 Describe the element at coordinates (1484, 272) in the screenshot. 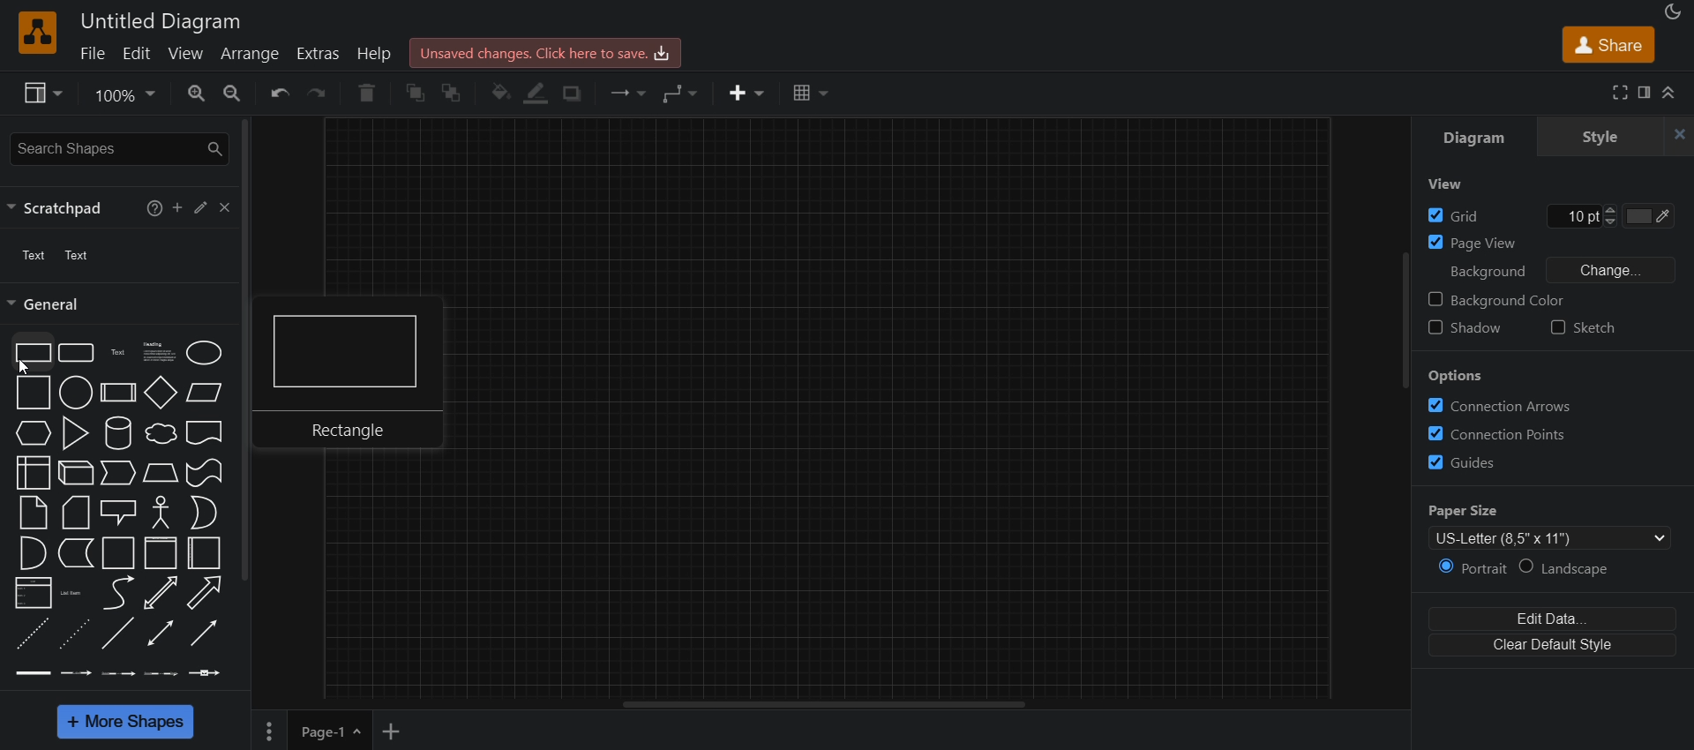

I see `background` at that location.